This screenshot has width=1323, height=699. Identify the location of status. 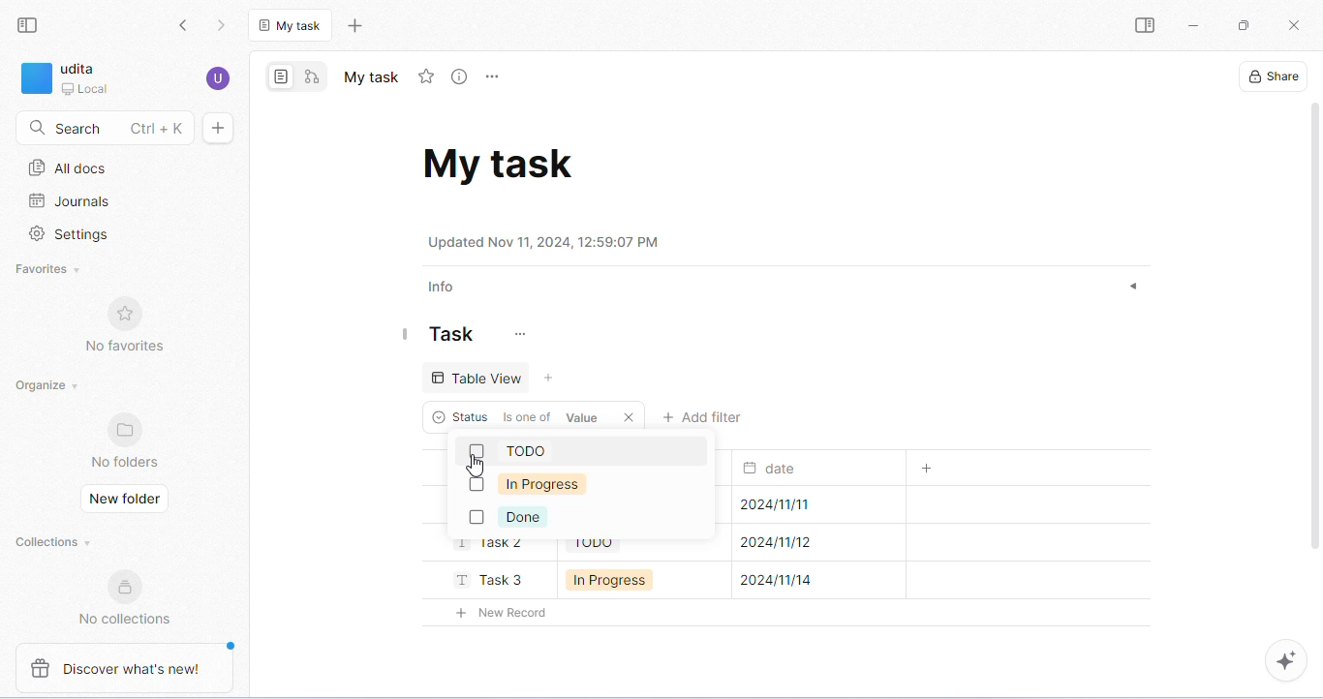
(460, 416).